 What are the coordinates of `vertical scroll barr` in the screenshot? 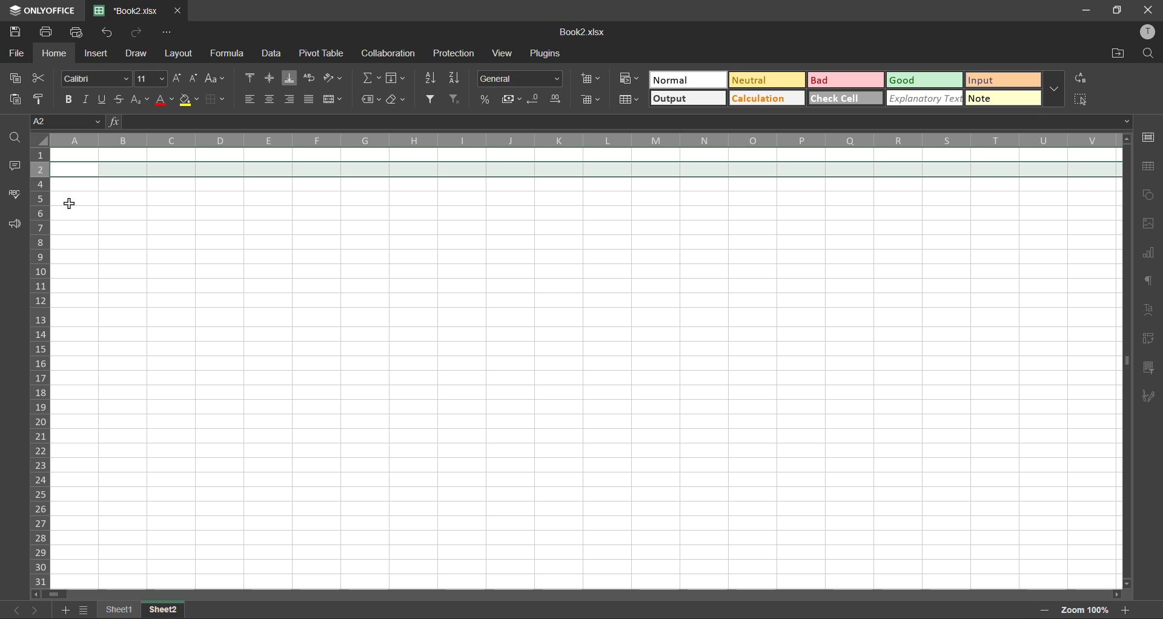 It's located at (1125, 361).